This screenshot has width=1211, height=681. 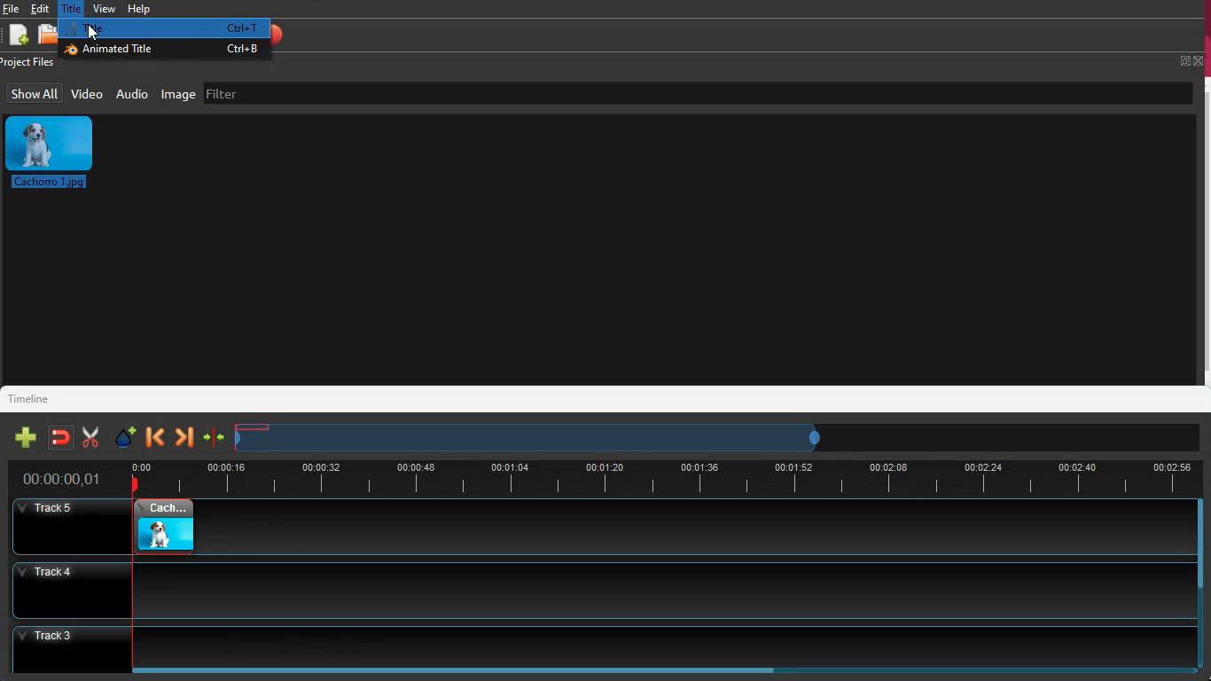 I want to click on video, so click(x=87, y=93).